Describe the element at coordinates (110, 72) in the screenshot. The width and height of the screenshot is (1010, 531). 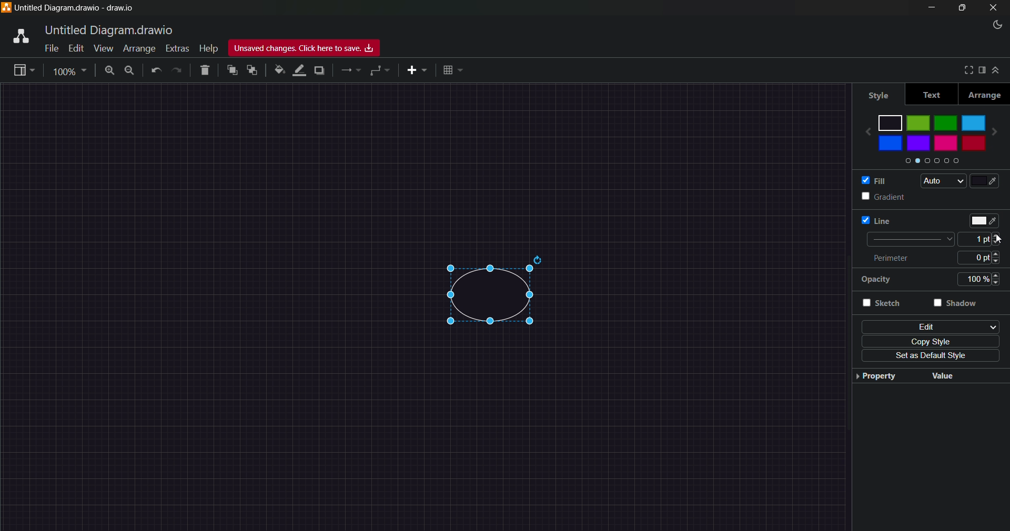
I see `zoom in` at that location.